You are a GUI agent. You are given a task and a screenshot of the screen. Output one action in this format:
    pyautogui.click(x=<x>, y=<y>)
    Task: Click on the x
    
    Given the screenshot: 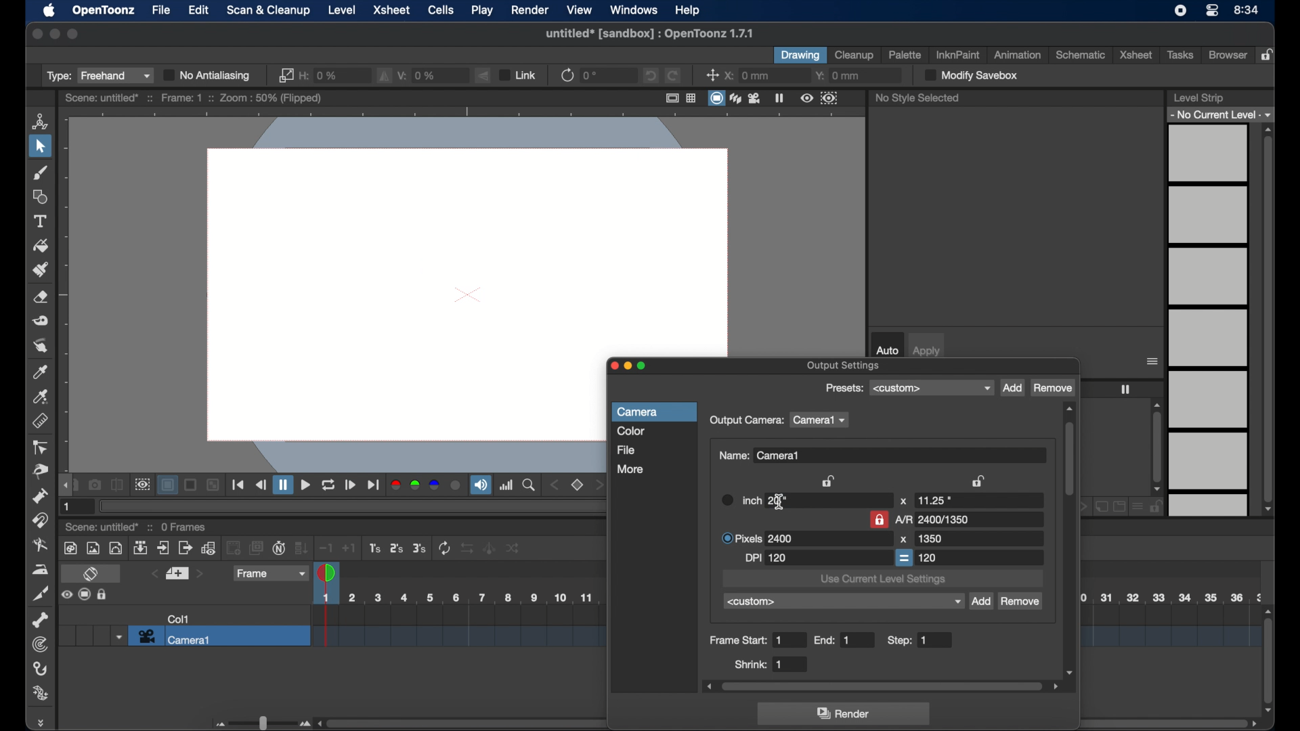 What is the action you would take?
    pyautogui.click(x=903, y=502)
    